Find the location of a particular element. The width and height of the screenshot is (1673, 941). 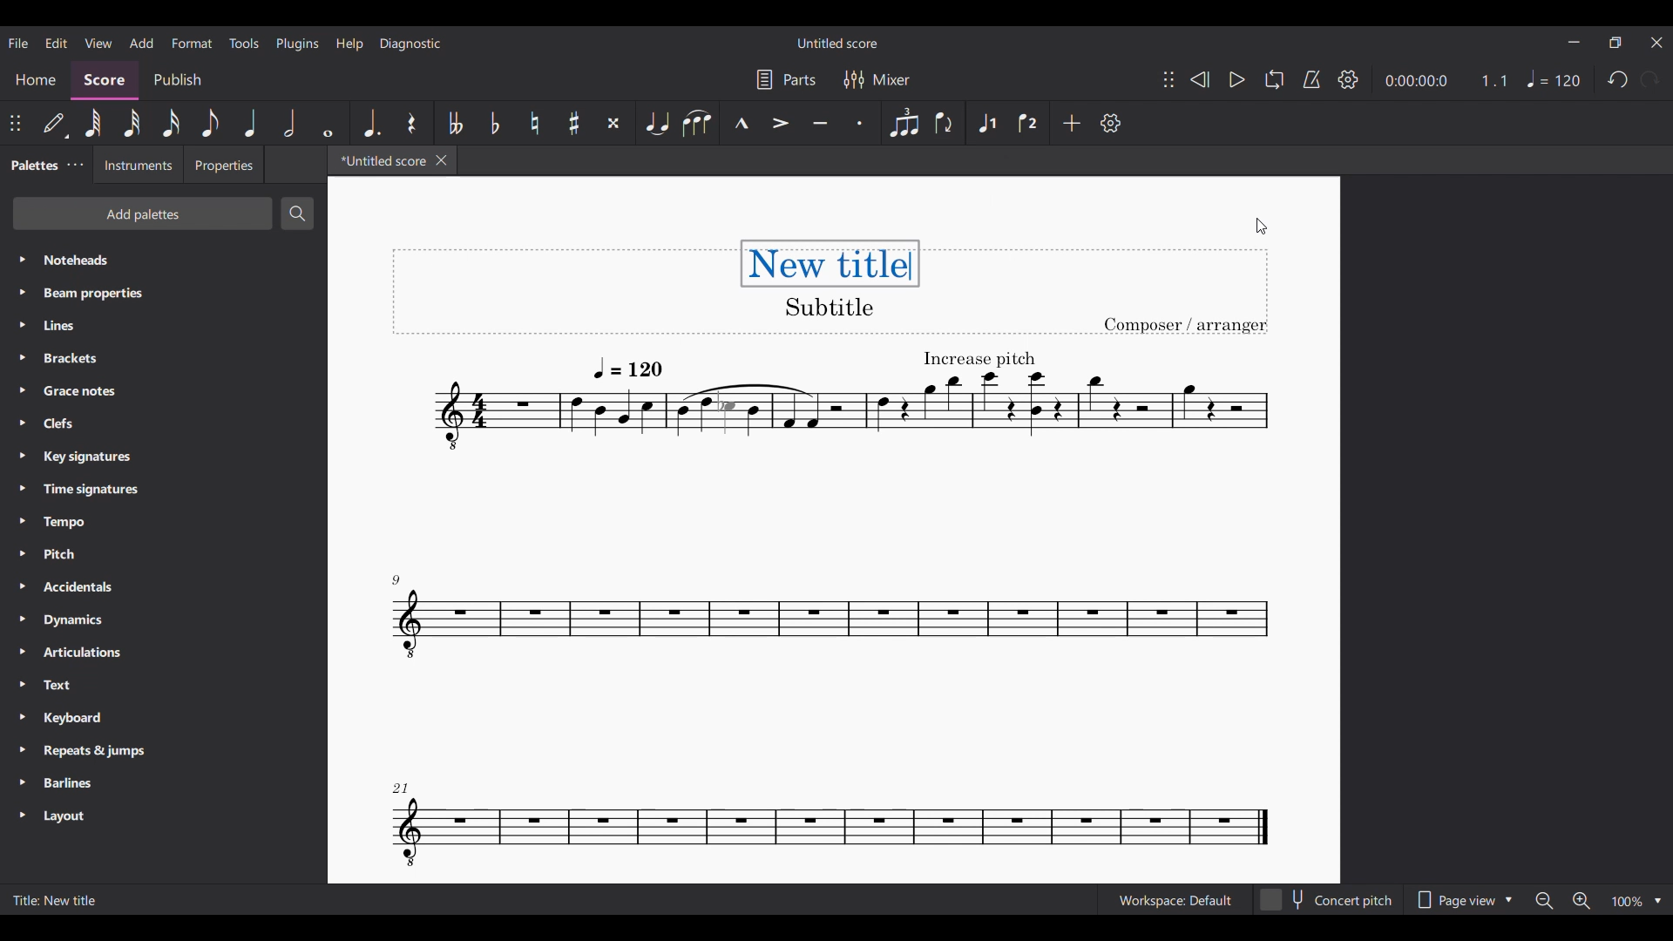

Mixer settings is located at coordinates (877, 80).